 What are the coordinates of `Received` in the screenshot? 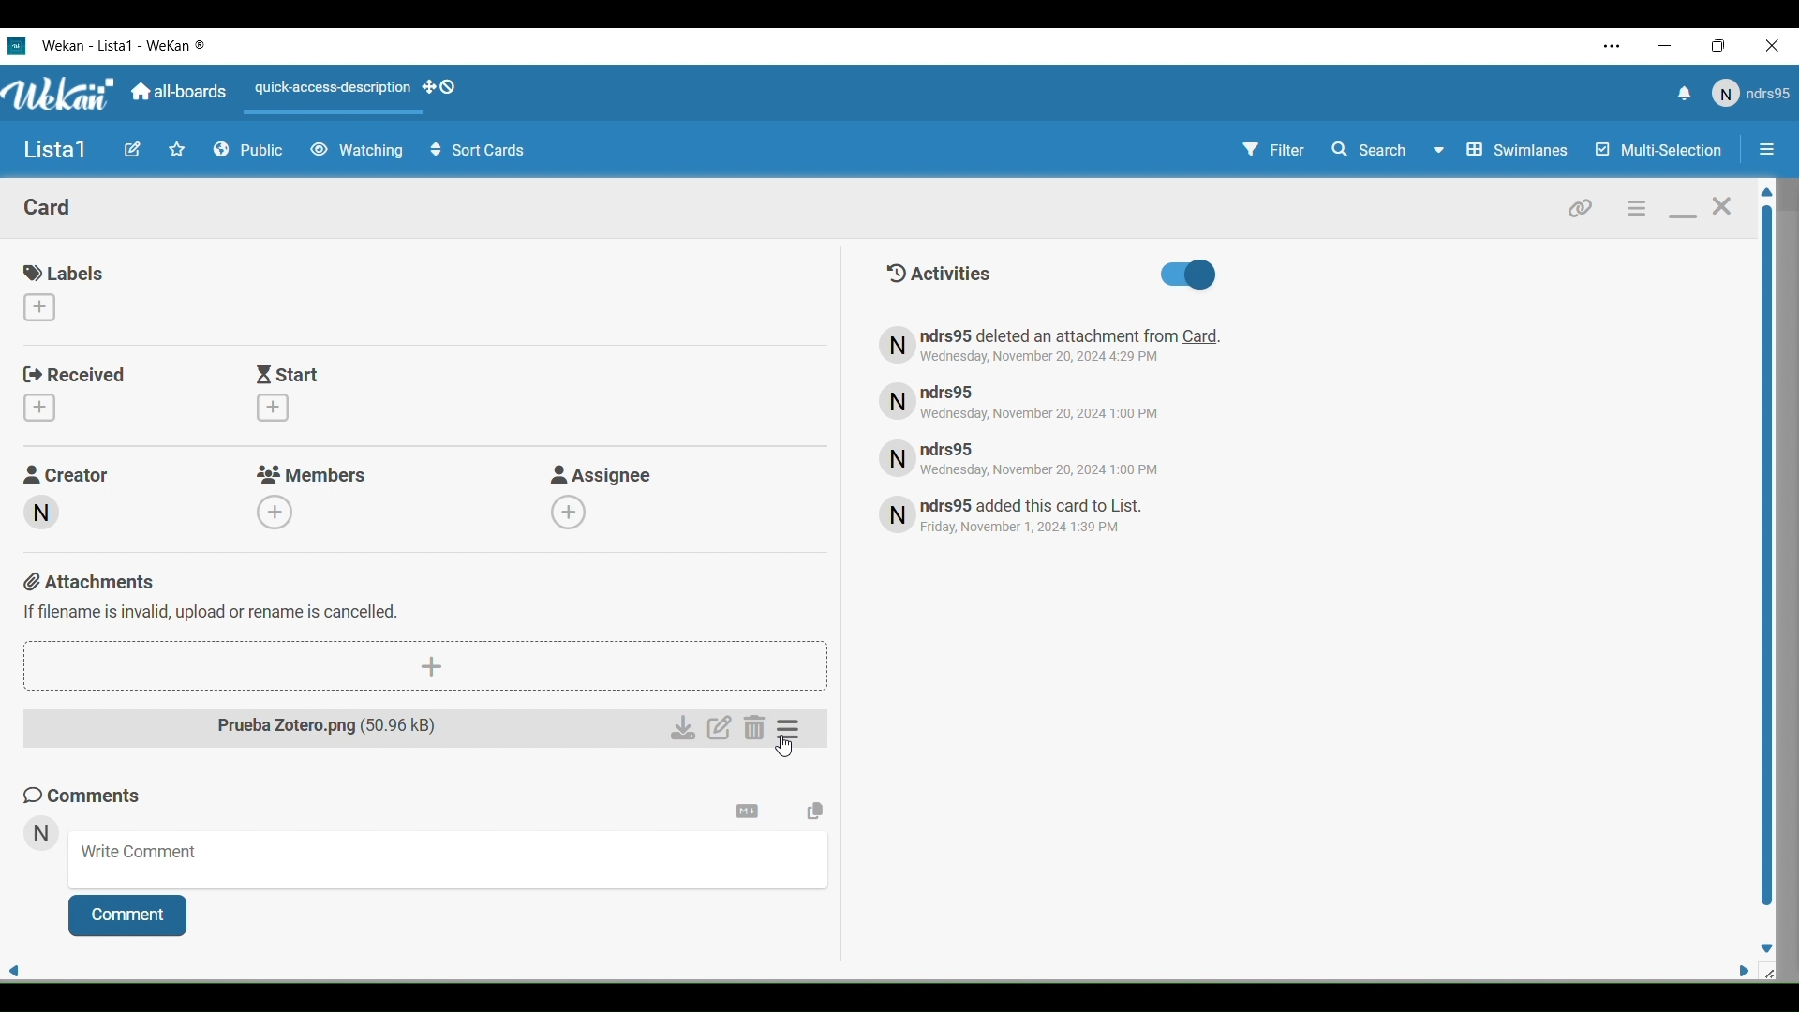 It's located at (76, 375).